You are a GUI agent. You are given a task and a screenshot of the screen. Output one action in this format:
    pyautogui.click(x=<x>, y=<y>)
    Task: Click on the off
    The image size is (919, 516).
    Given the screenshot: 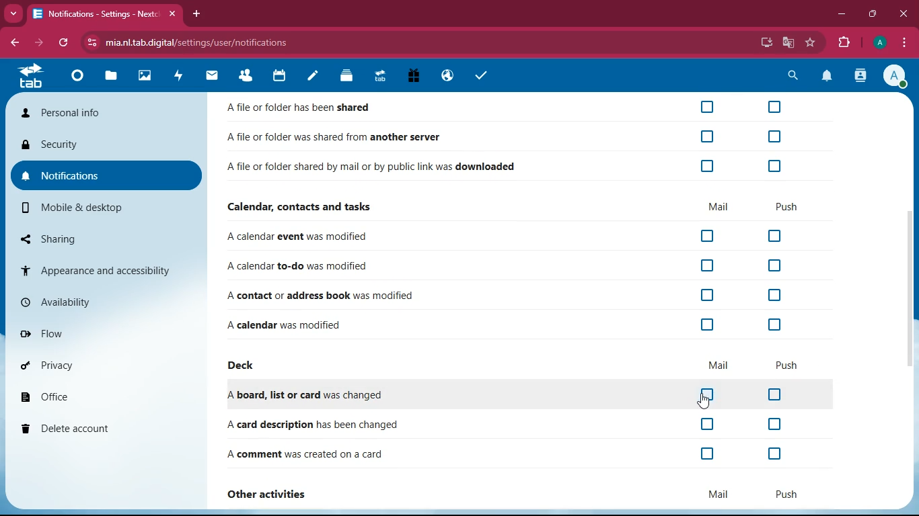 What is the action you would take?
    pyautogui.click(x=708, y=264)
    